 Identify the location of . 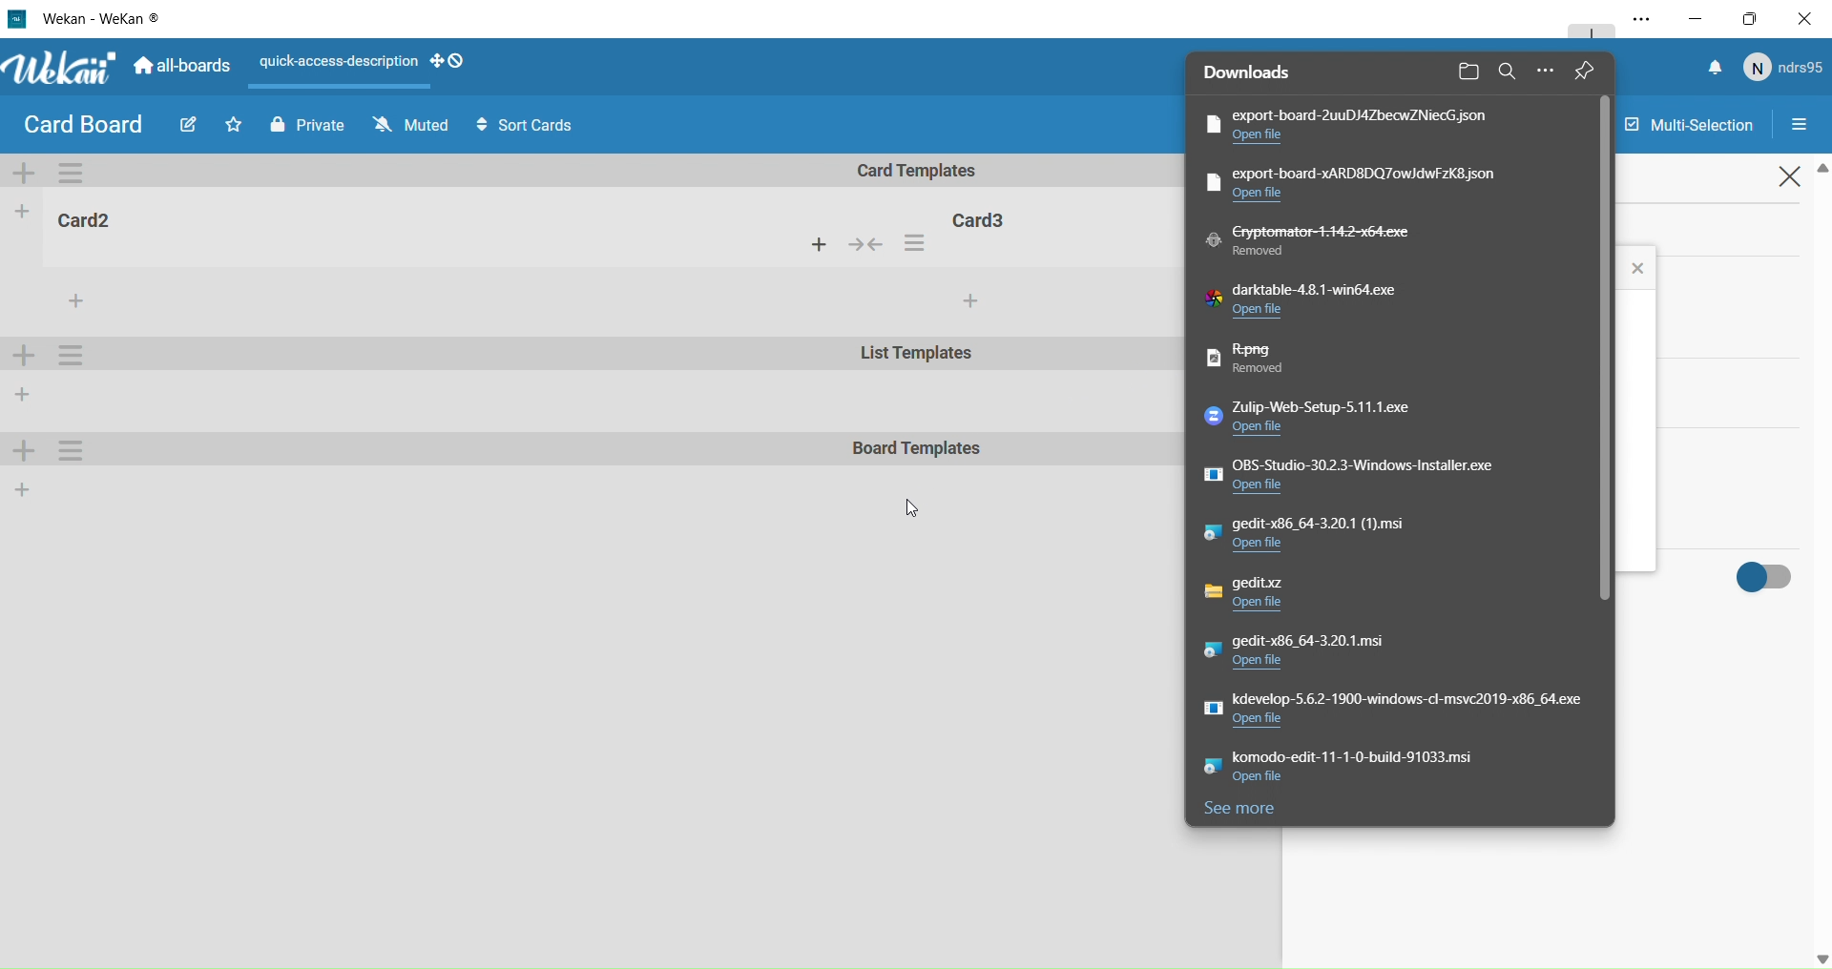
(20, 353).